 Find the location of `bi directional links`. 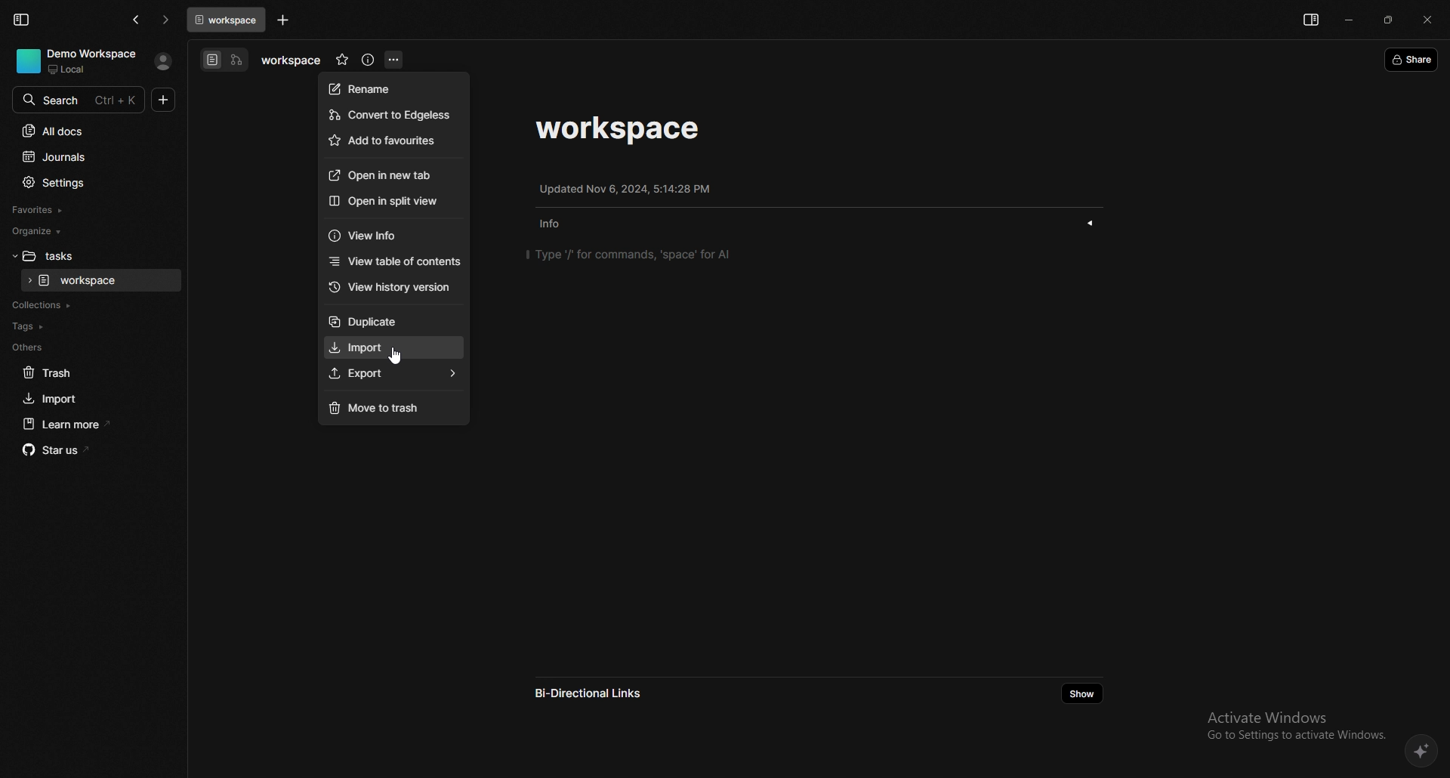

bi directional links is located at coordinates (601, 693).